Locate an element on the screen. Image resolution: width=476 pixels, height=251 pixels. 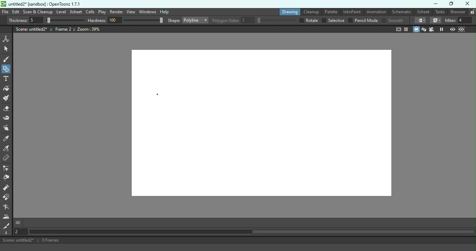
Schematic is located at coordinates (401, 11).